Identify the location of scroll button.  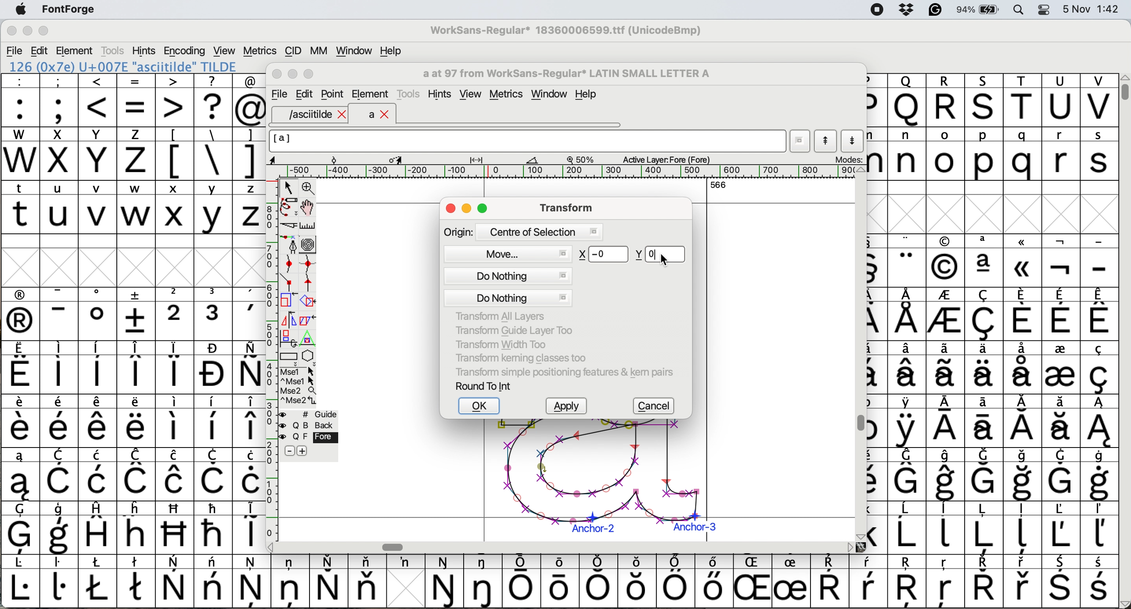
(859, 536).